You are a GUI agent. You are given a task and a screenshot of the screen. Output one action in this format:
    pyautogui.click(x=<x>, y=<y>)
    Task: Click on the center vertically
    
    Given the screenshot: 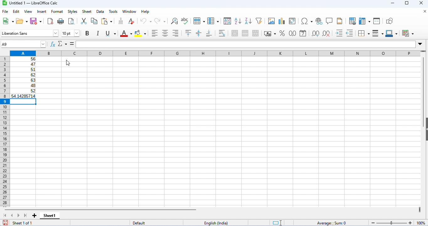 What is the action you would take?
    pyautogui.click(x=198, y=33)
    